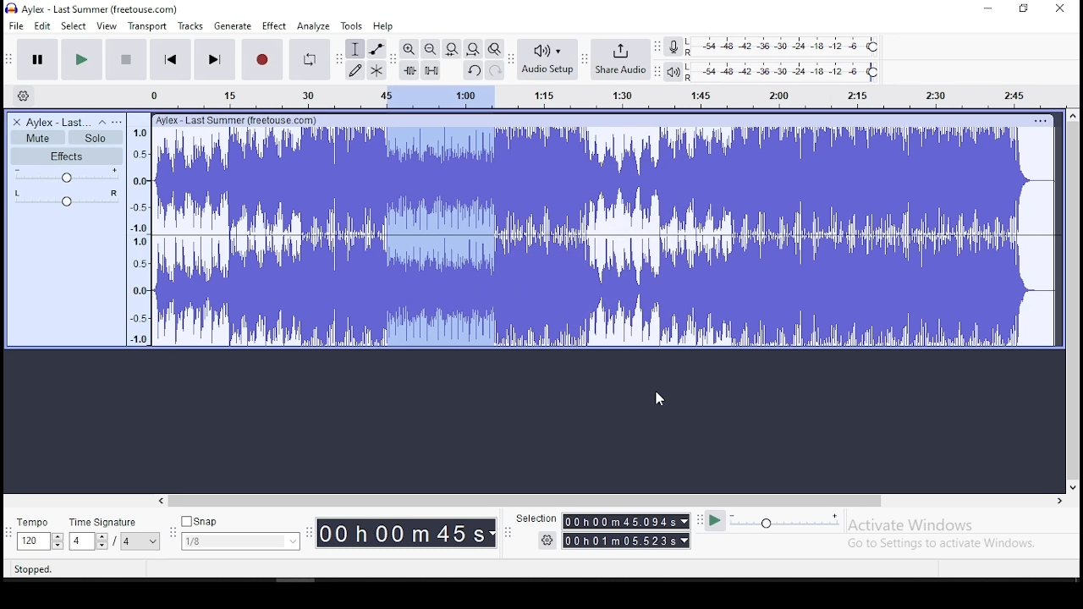  Describe the element at coordinates (404, 531) in the screenshot. I see `00h 00m 00 s` at that location.